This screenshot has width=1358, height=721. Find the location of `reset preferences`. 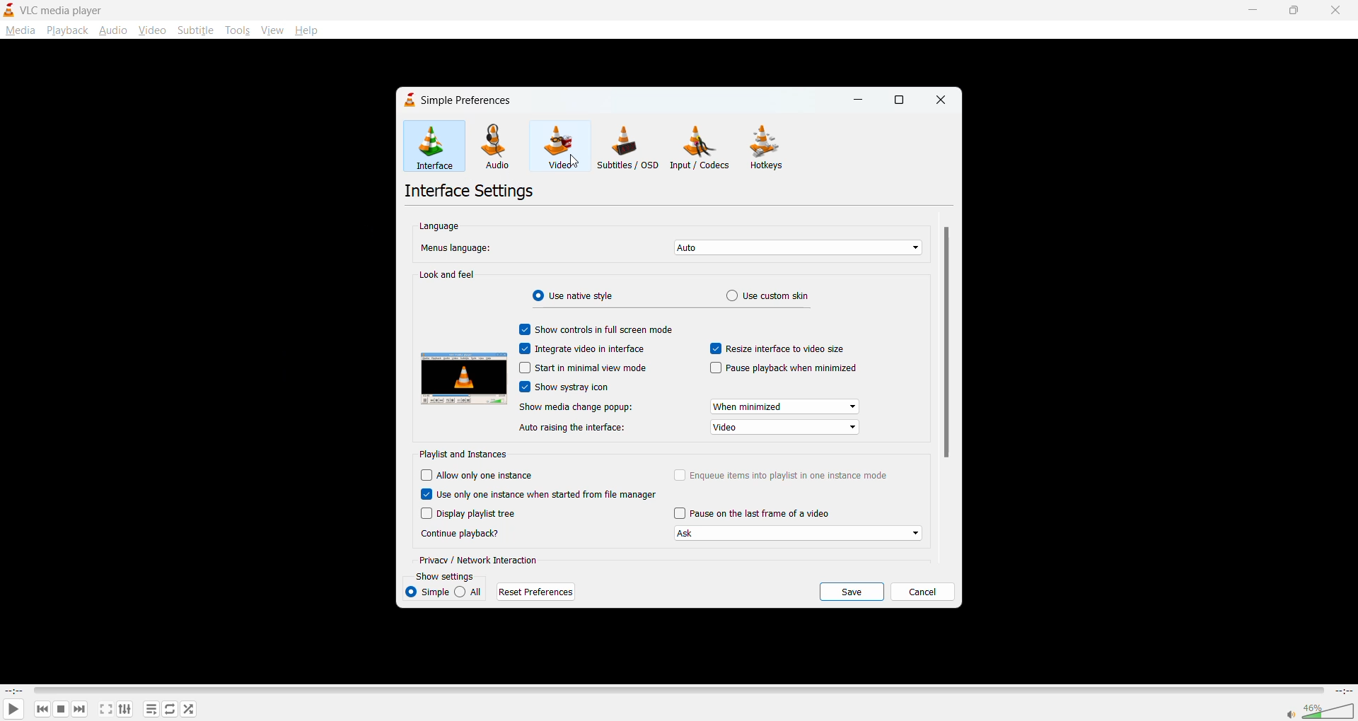

reset preferences is located at coordinates (538, 591).